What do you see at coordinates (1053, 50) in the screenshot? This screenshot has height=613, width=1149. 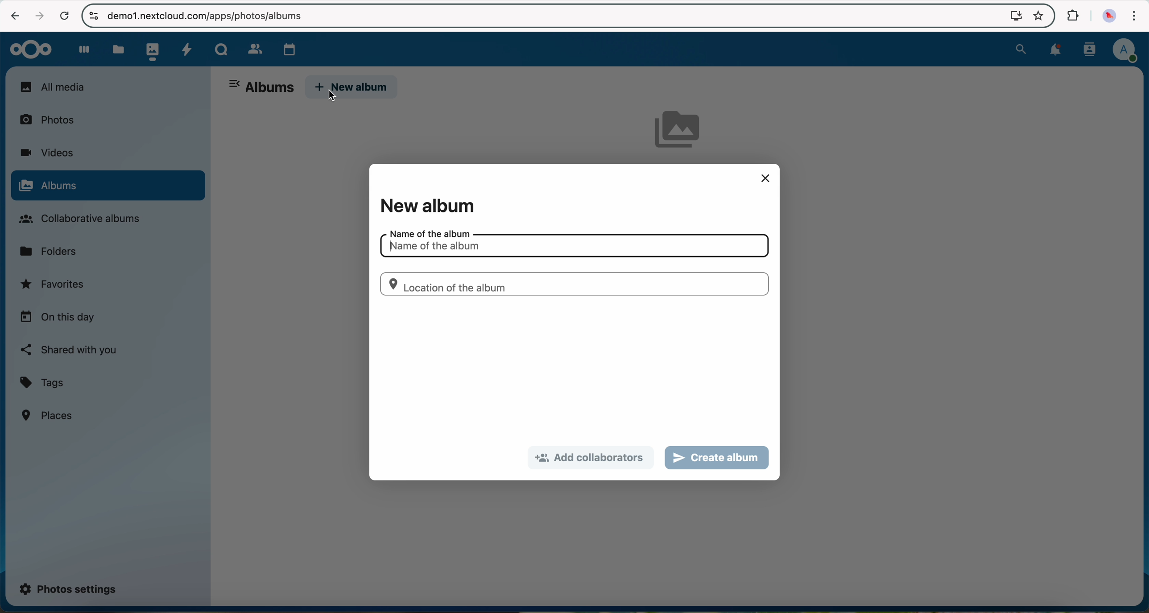 I see `notifications` at bounding box center [1053, 50].